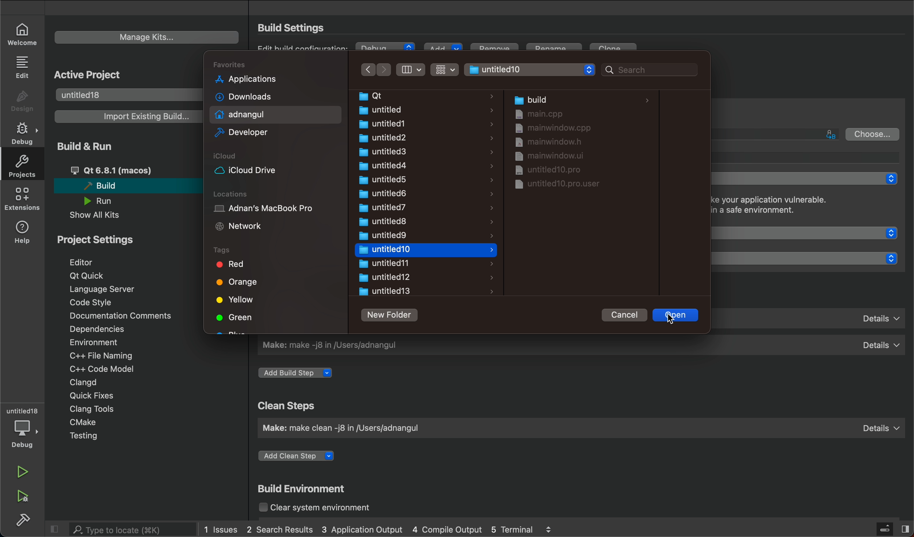 The image size is (914, 537). What do you see at coordinates (530, 99) in the screenshot?
I see `build` at bounding box center [530, 99].